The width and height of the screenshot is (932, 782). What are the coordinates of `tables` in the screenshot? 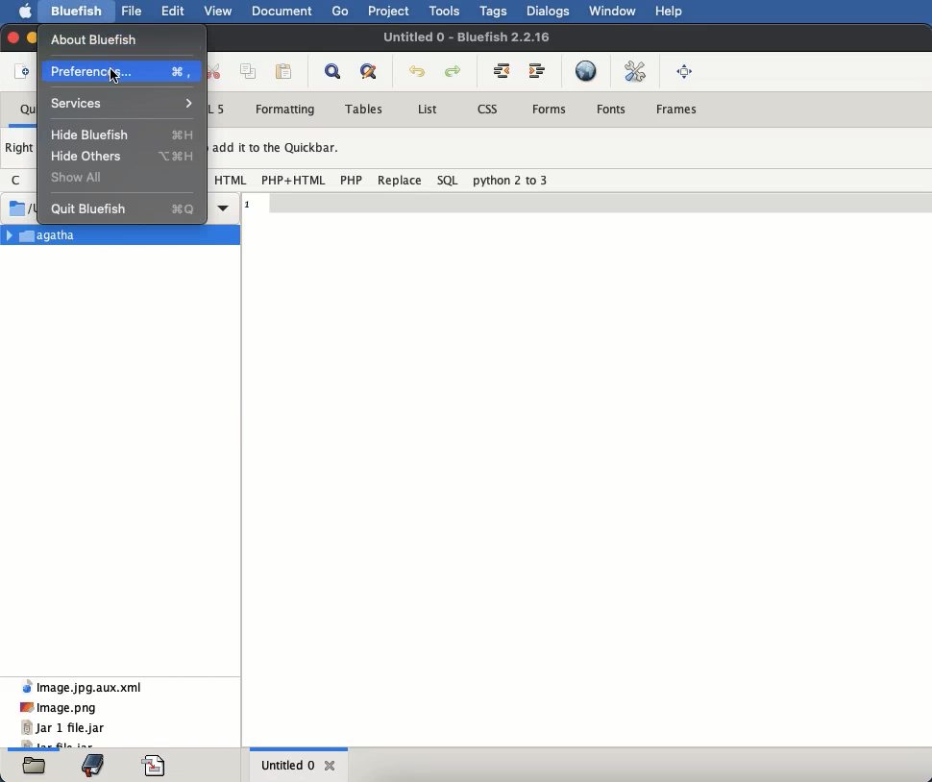 It's located at (369, 109).